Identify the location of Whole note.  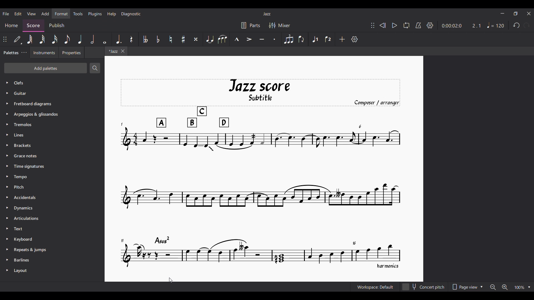
(105, 39).